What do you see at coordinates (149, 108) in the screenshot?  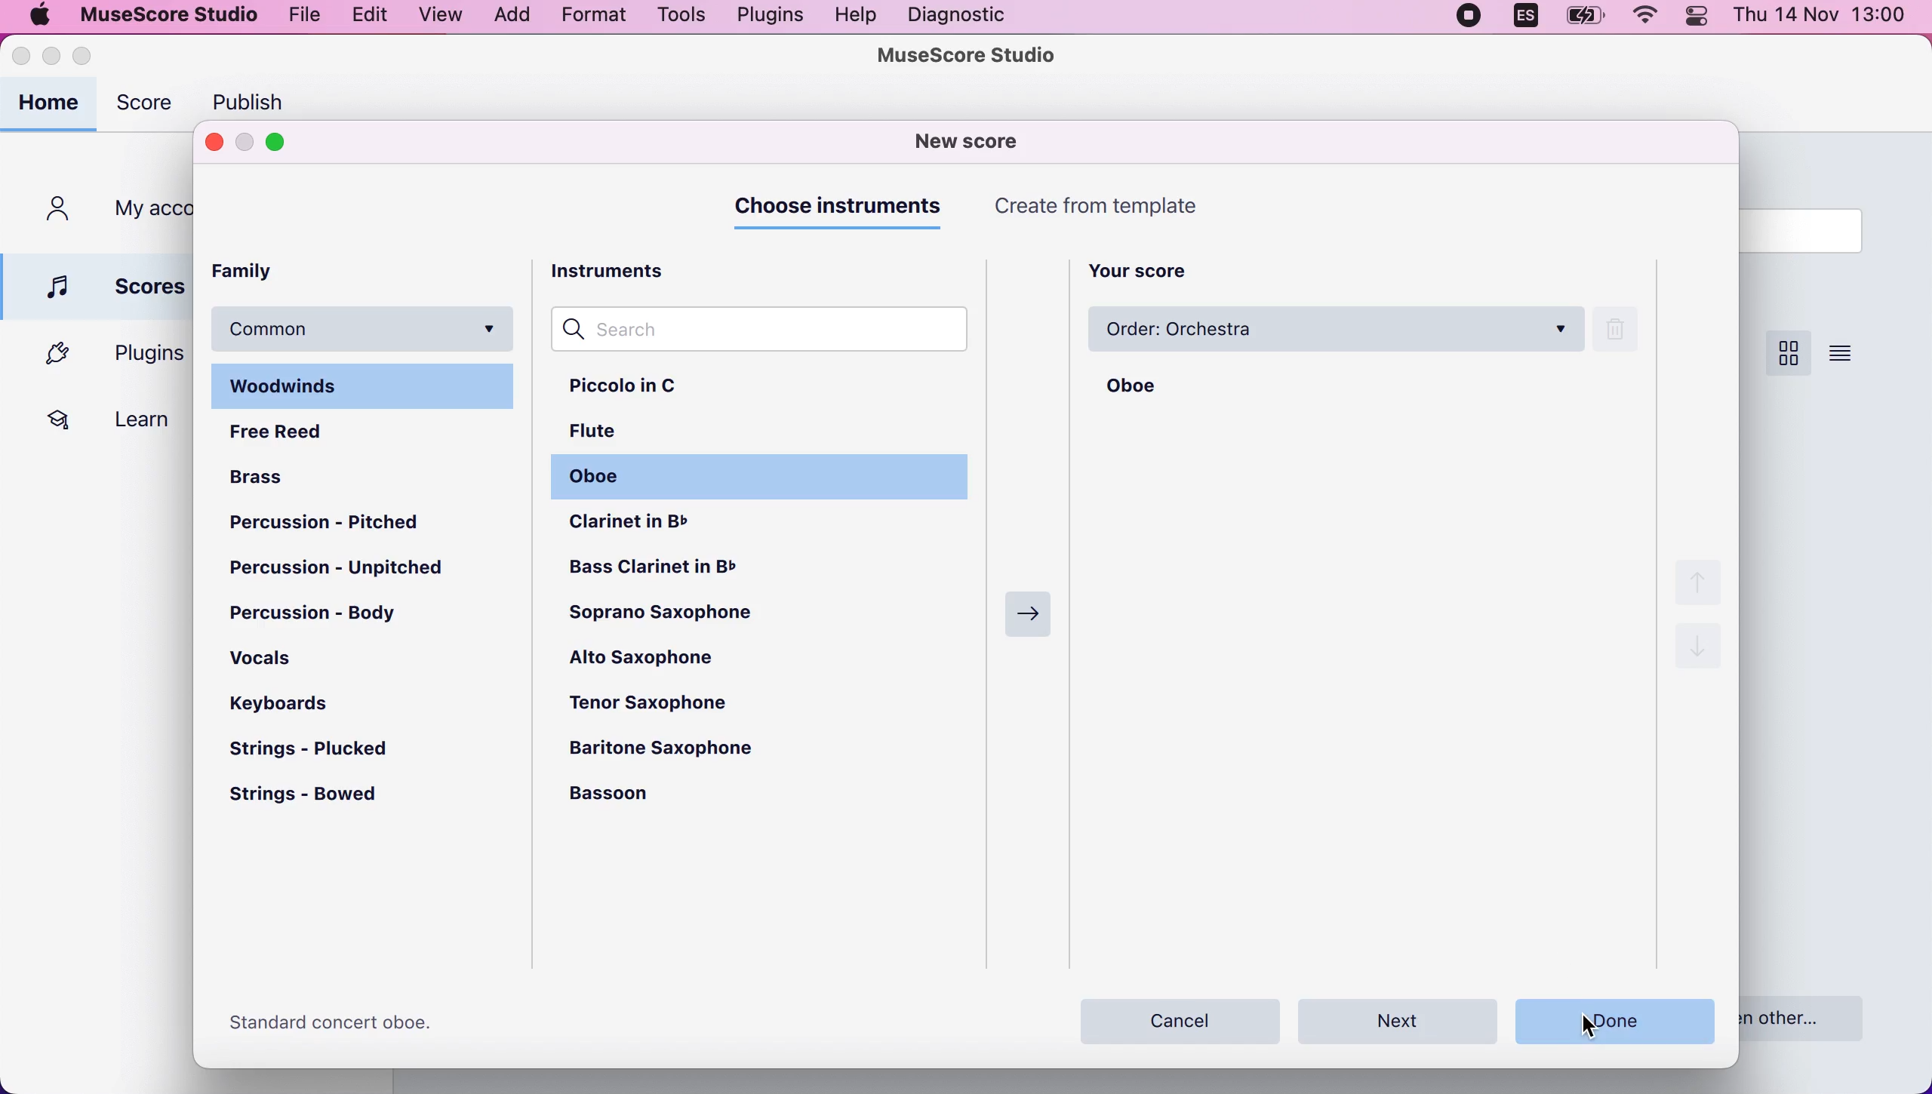 I see `score` at bounding box center [149, 108].